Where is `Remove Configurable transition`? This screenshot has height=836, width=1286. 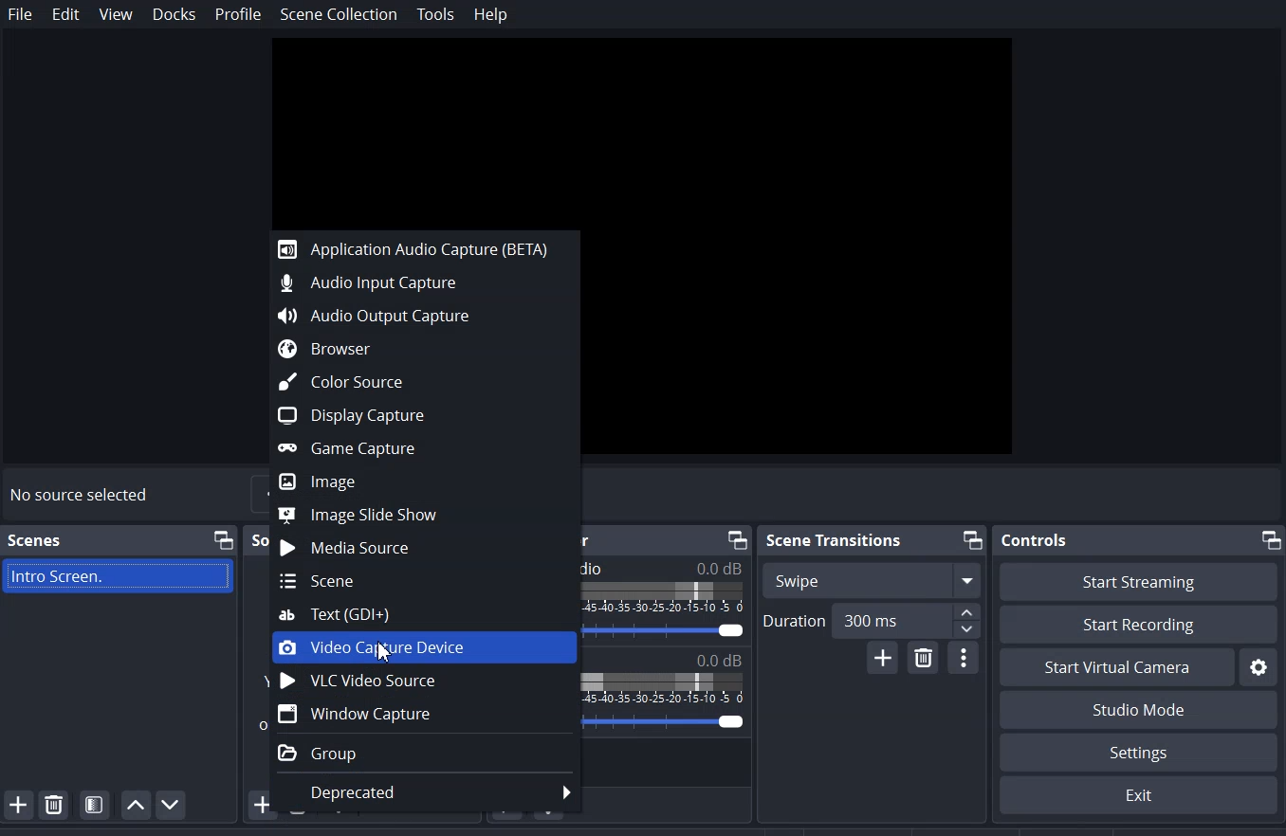 Remove Configurable transition is located at coordinates (925, 659).